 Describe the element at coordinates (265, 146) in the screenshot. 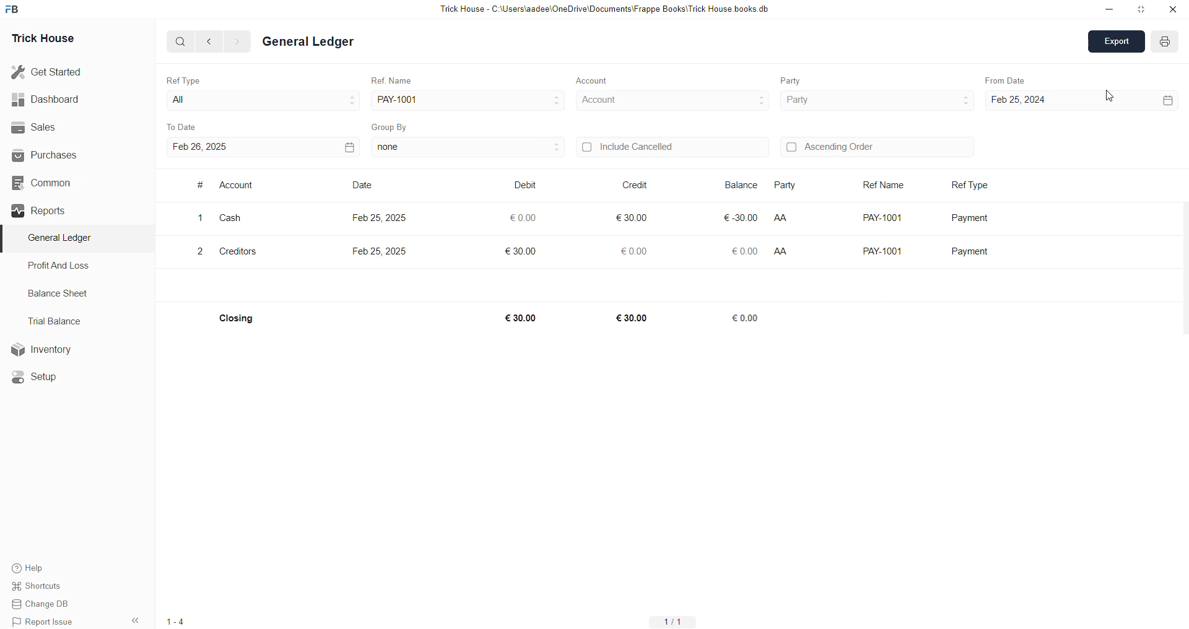

I see `Feb 26, 2025` at that location.